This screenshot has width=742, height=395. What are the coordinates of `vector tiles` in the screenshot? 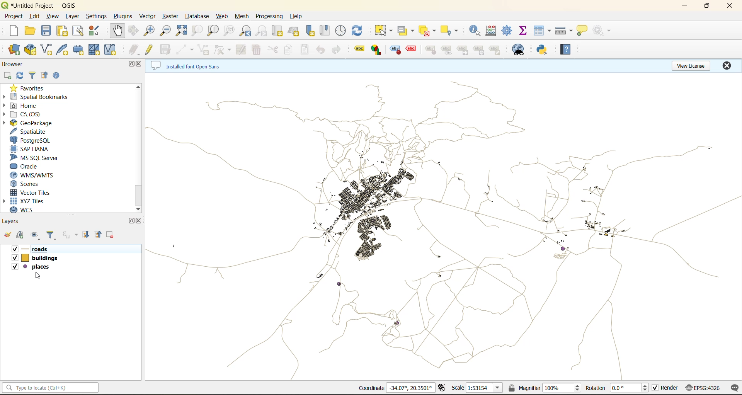 It's located at (42, 192).